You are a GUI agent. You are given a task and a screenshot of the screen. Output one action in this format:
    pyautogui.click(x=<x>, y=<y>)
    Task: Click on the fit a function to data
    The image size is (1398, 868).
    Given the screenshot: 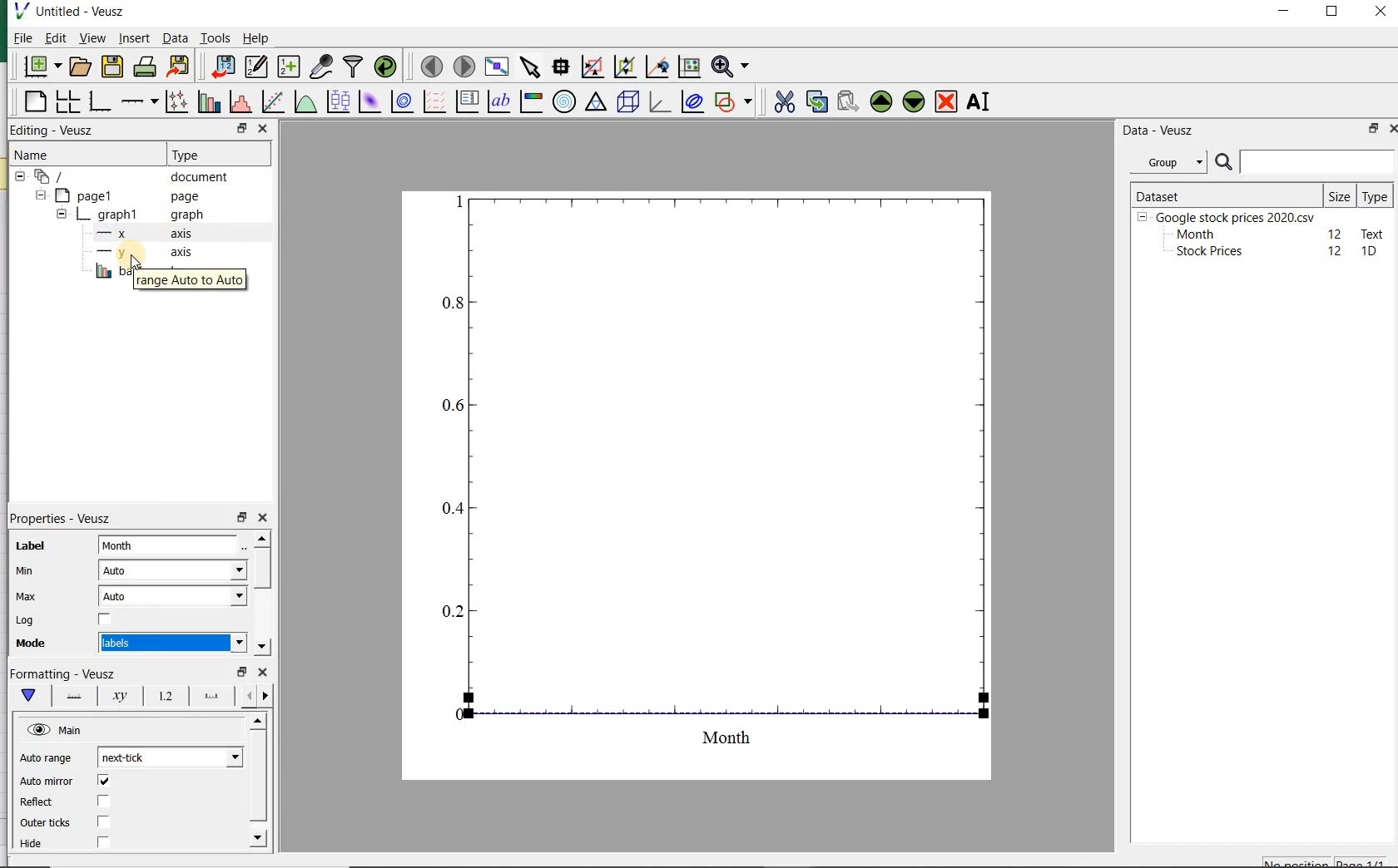 What is the action you would take?
    pyautogui.click(x=271, y=102)
    